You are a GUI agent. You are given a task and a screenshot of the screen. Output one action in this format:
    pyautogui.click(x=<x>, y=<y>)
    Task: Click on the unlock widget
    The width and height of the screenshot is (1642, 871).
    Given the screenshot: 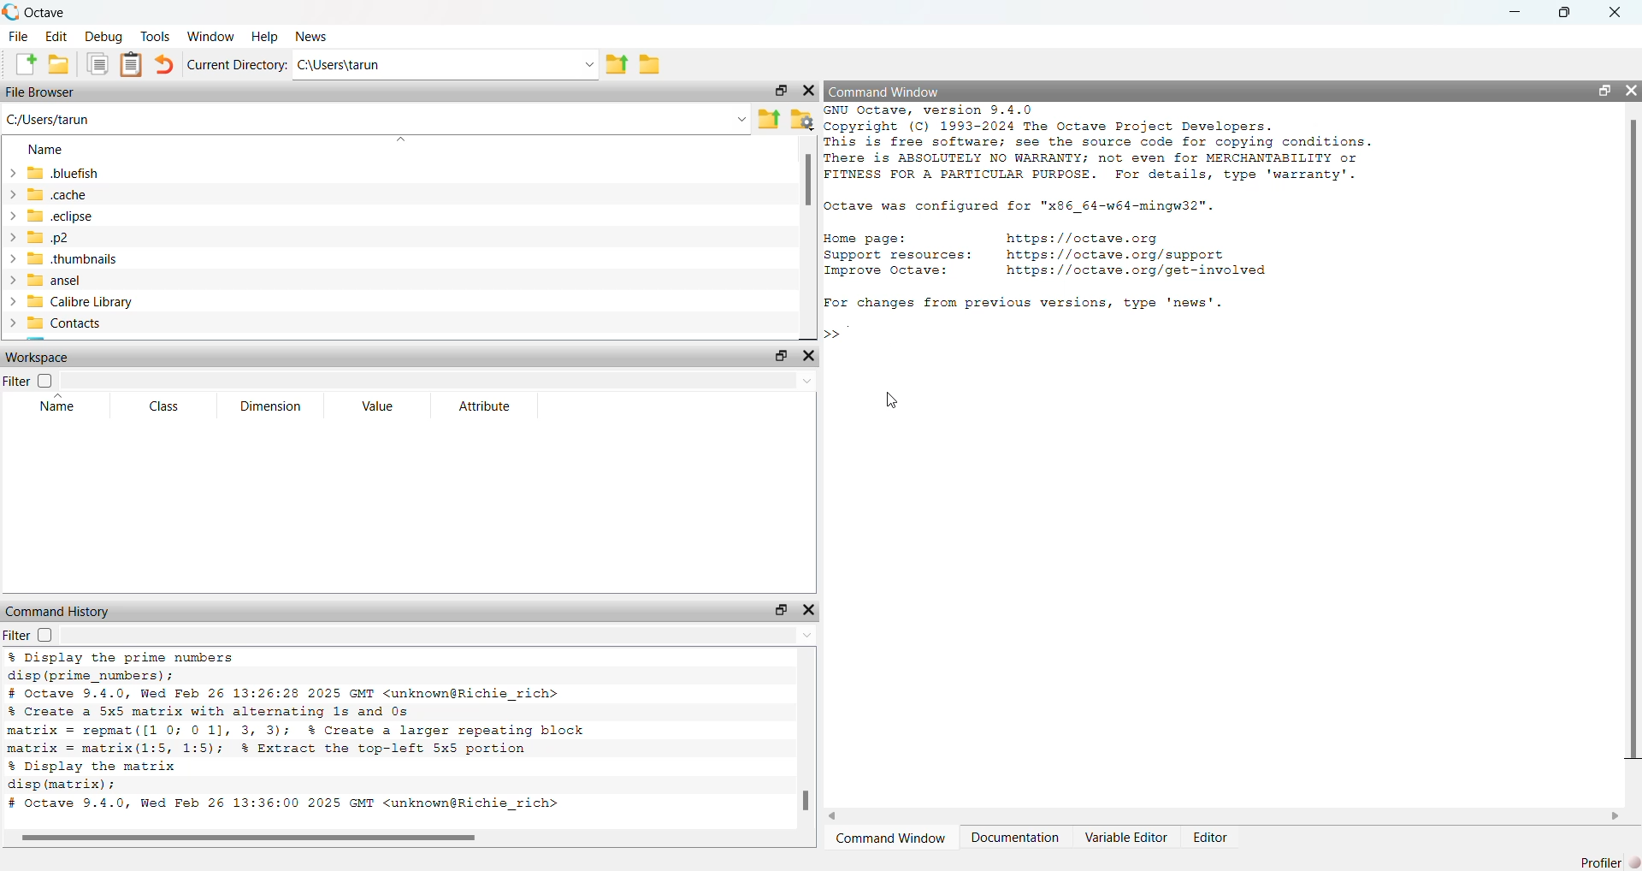 What is the action you would take?
    pyautogui.click(x=779, y=609)
    